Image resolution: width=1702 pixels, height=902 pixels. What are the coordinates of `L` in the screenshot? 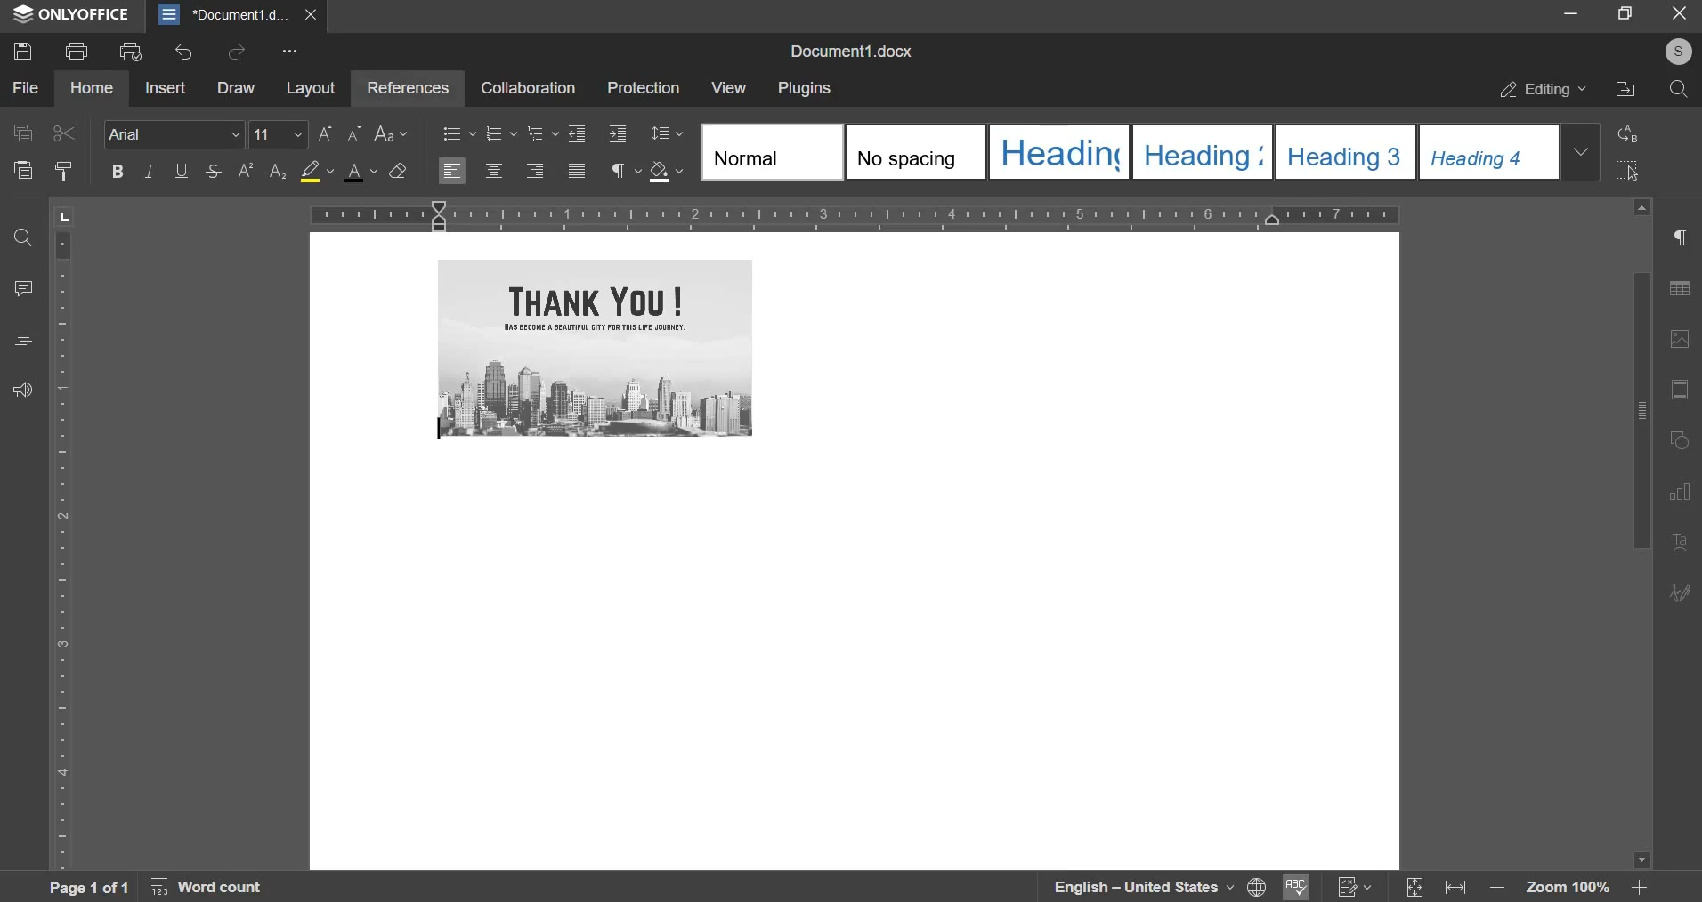 It's located at (67, 215).